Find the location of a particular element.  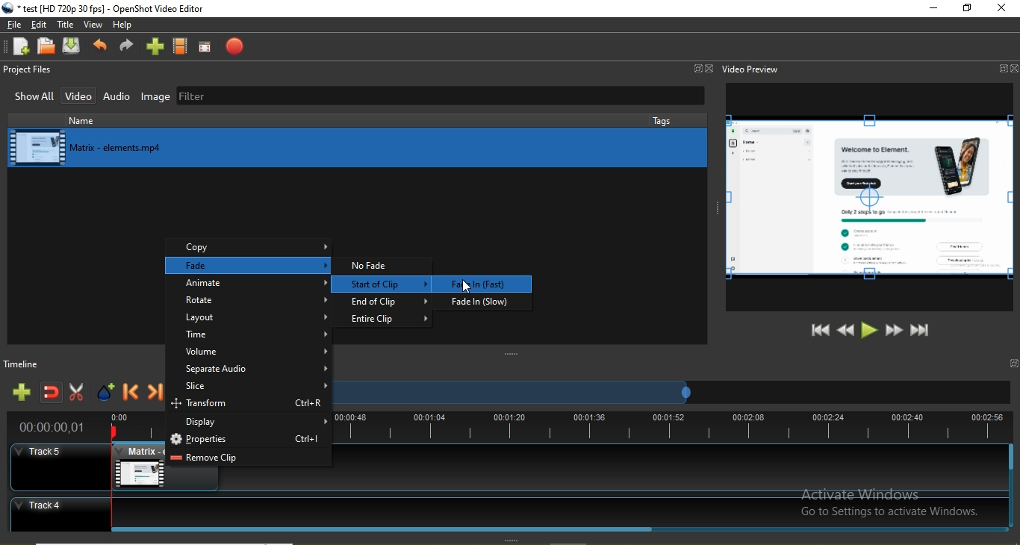

start of clip is located at coordinates (382, 284).